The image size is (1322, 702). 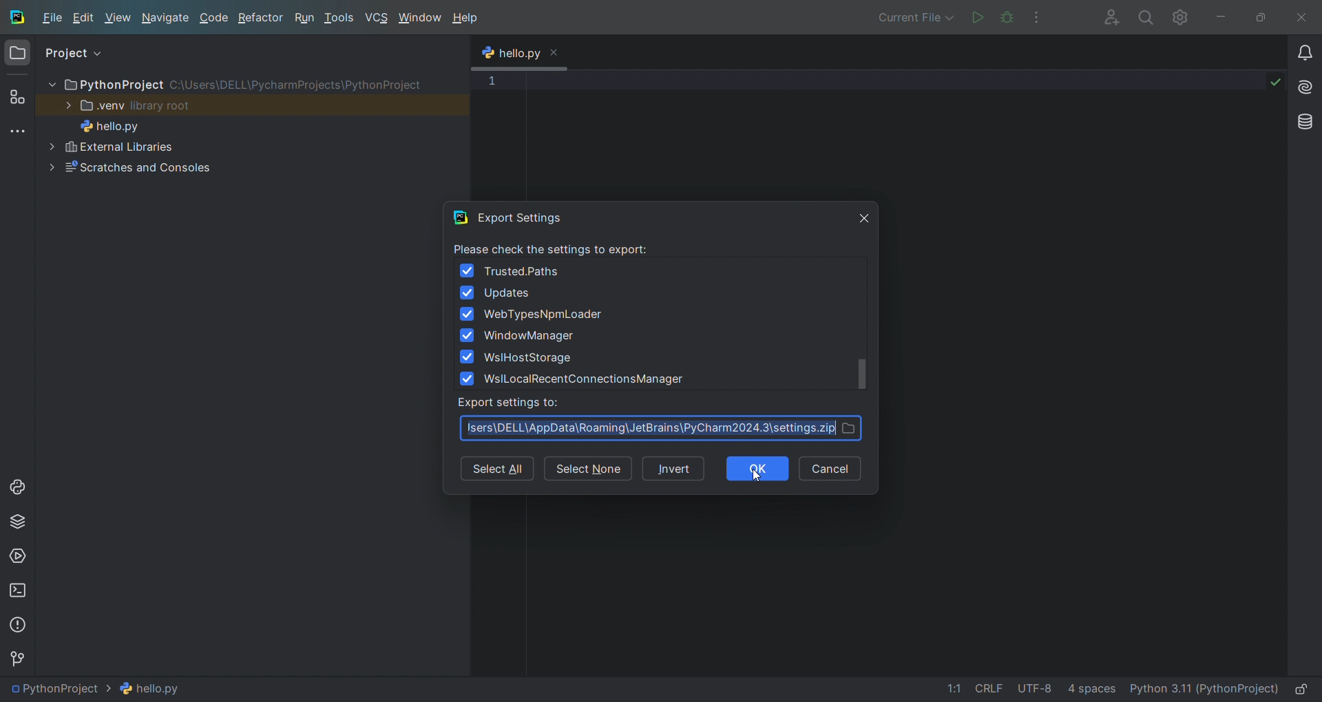 What do you see at coordinates (23, 661) in the screenshot?
I see `version control` at bounding box center [23, 661].